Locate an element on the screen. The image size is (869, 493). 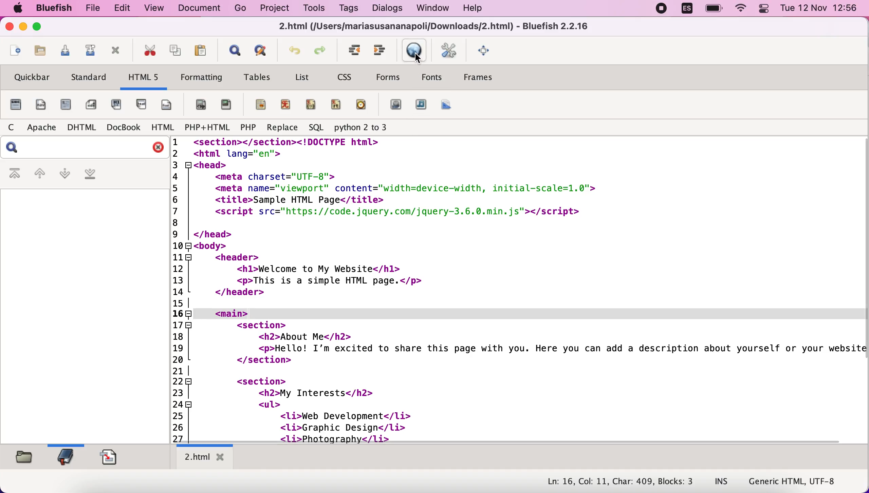
multithumbnail is located at coordinates (448, 106).